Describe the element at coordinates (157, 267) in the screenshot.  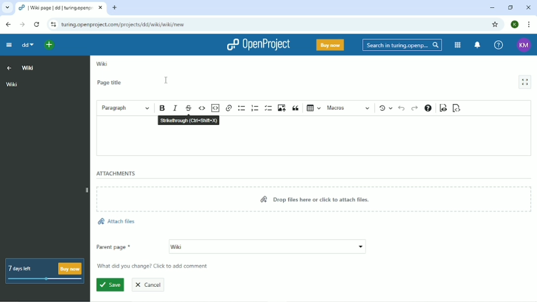
I see `What did you change? Click to add comment.` at that location.